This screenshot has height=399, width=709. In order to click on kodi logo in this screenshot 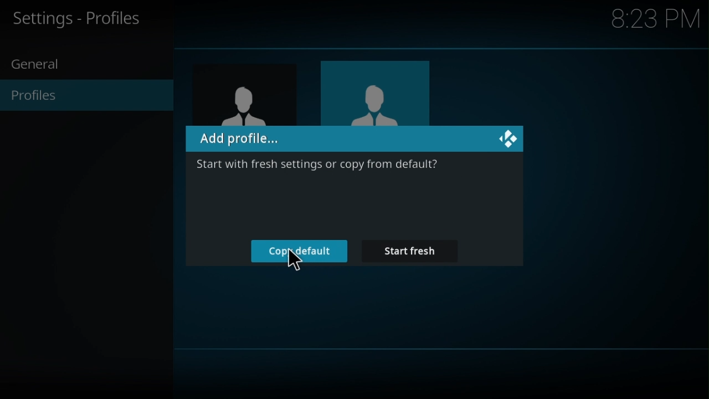, I will do `click(506, 139)`.